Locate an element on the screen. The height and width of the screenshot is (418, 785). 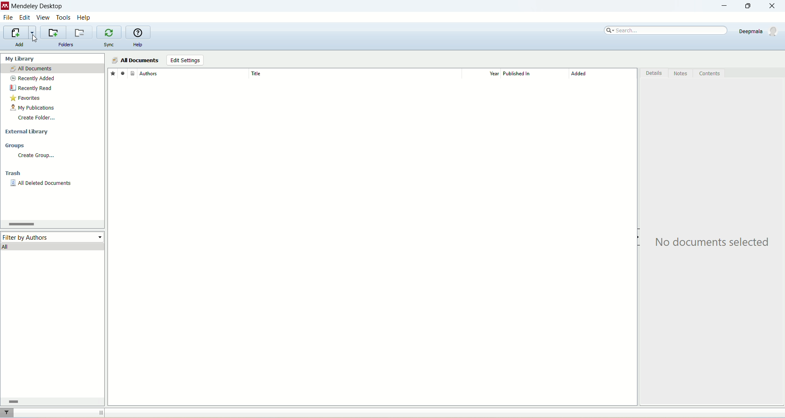
title is located at coordinates (354, 73).